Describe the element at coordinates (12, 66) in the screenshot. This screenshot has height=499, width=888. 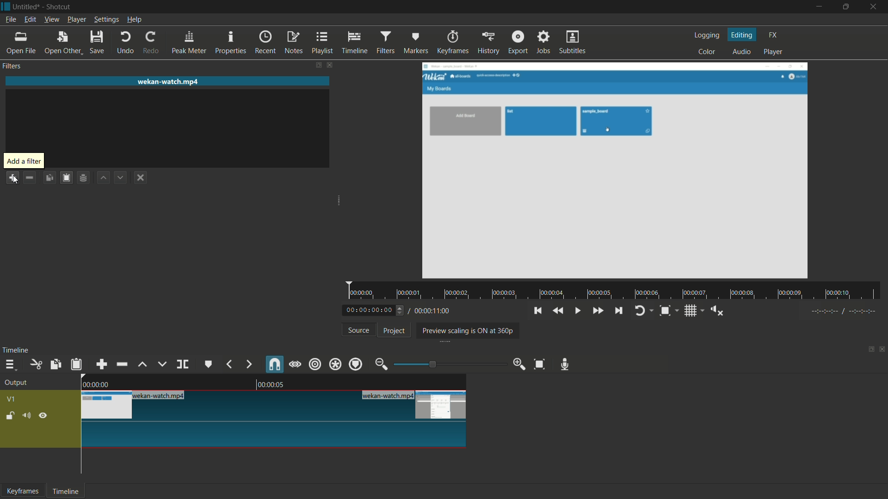
I see `filters` at that location.